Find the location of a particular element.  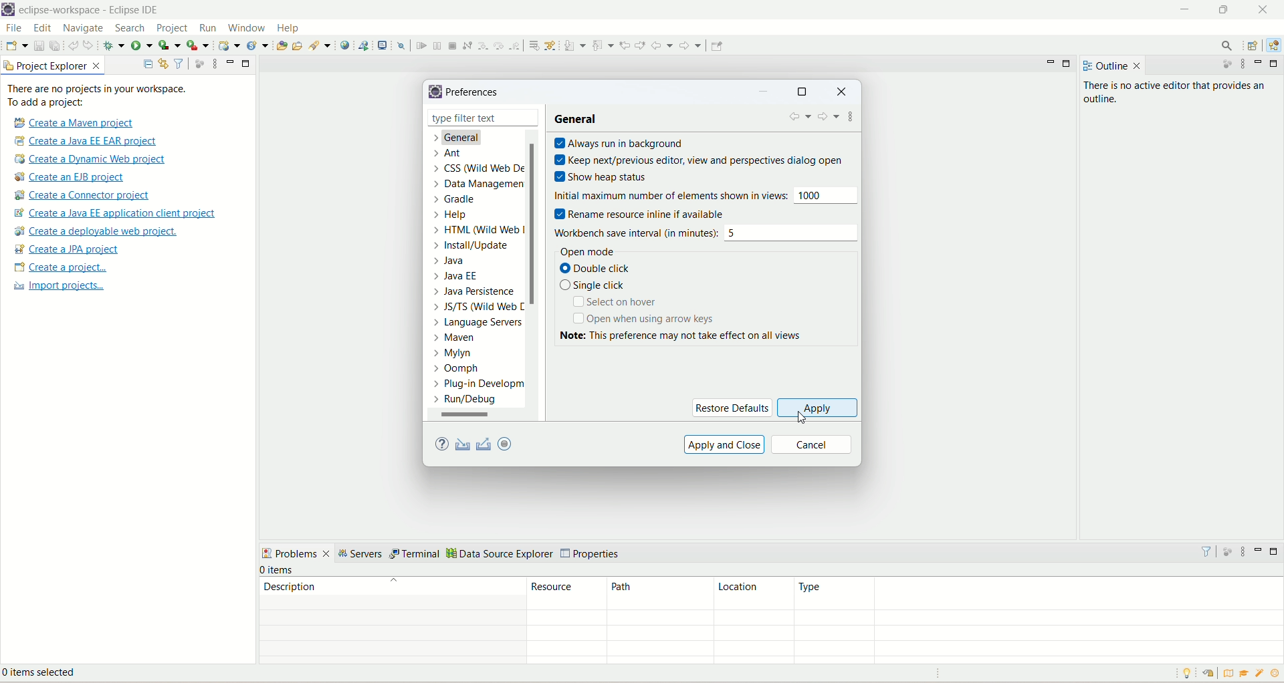

create a project is located at coordinates (59, 268).